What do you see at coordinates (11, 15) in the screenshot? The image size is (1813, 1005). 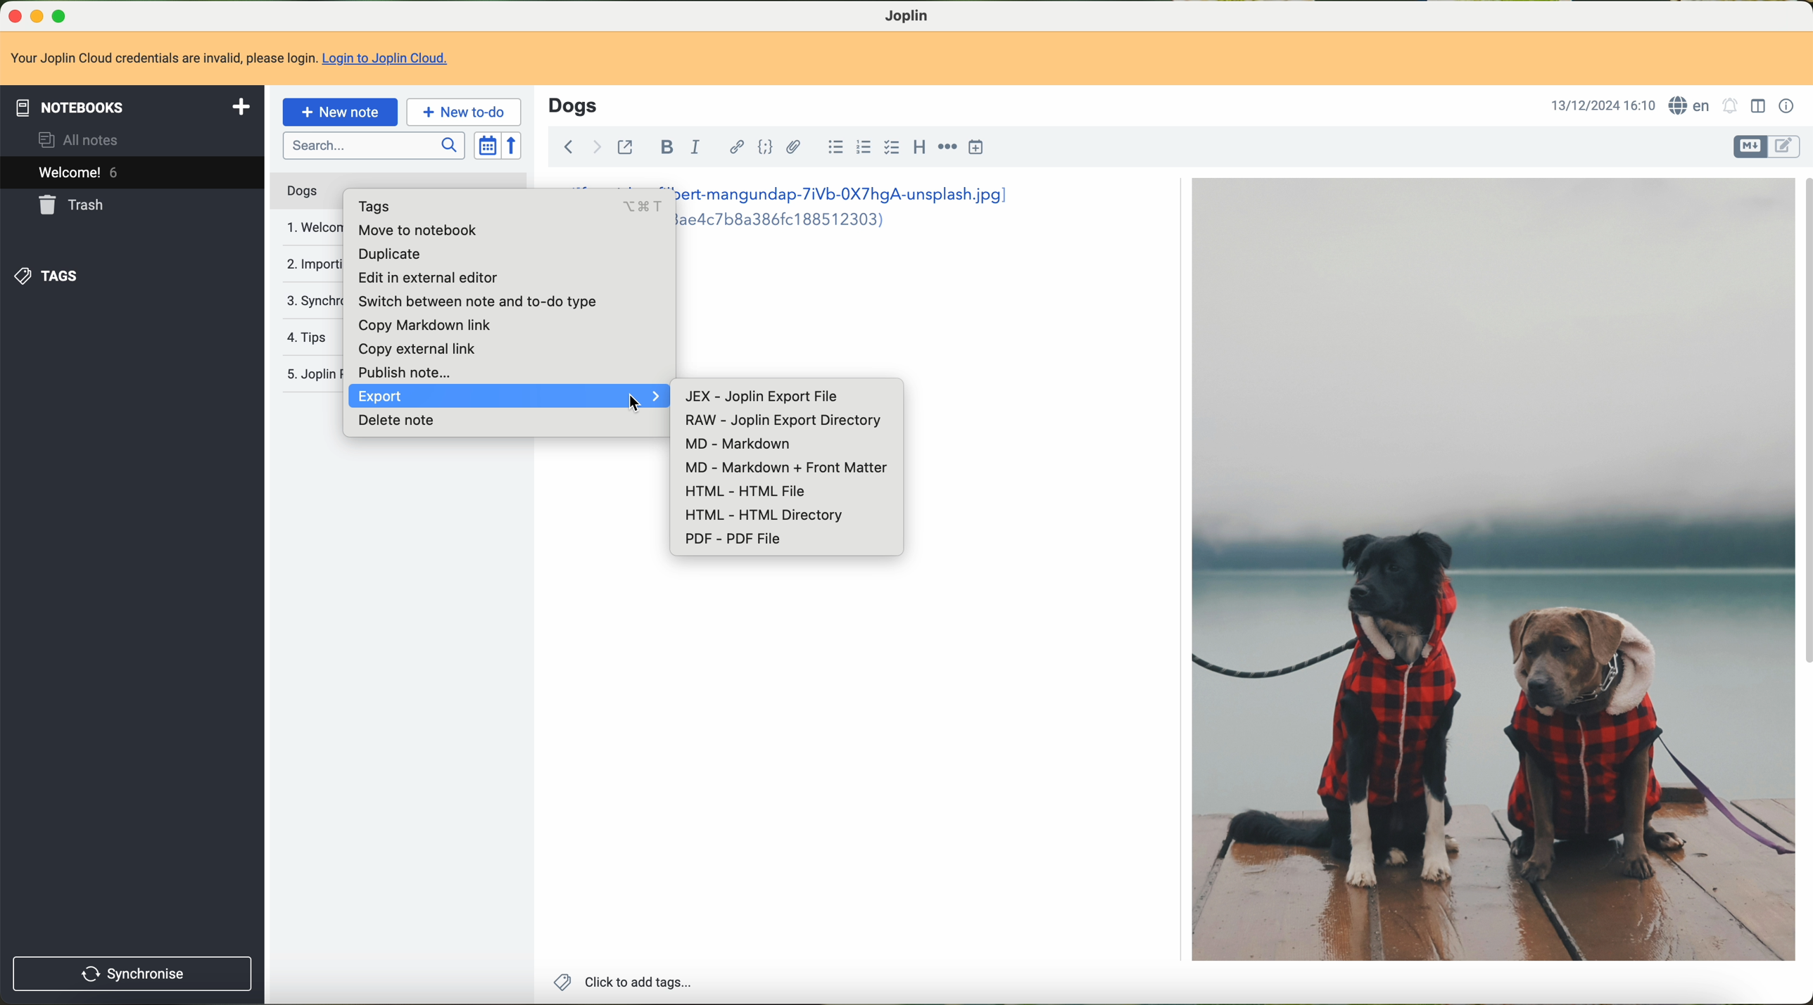 I see `close Joplin` at bounding box center [11, 15].